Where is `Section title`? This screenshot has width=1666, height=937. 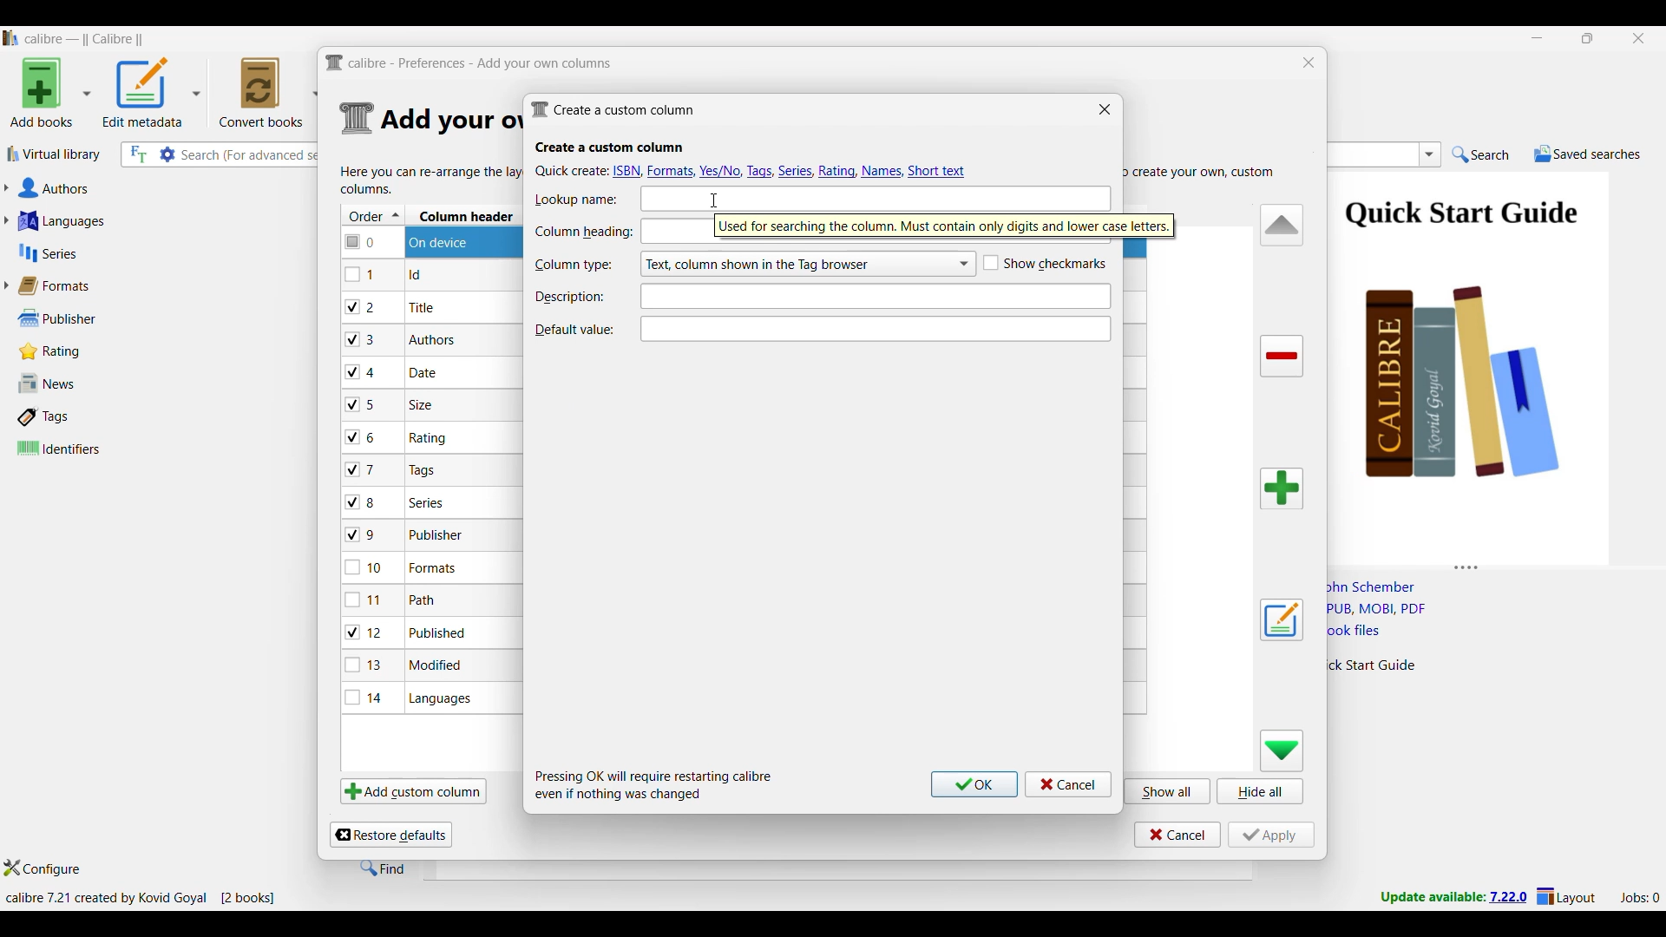
Section title is located at coordinates (610, 147).